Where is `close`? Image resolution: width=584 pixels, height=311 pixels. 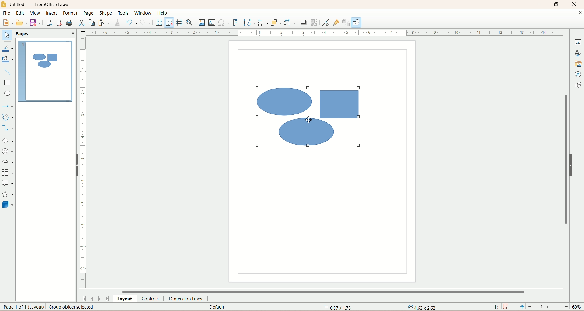 close is located at coordinates (73, 33).